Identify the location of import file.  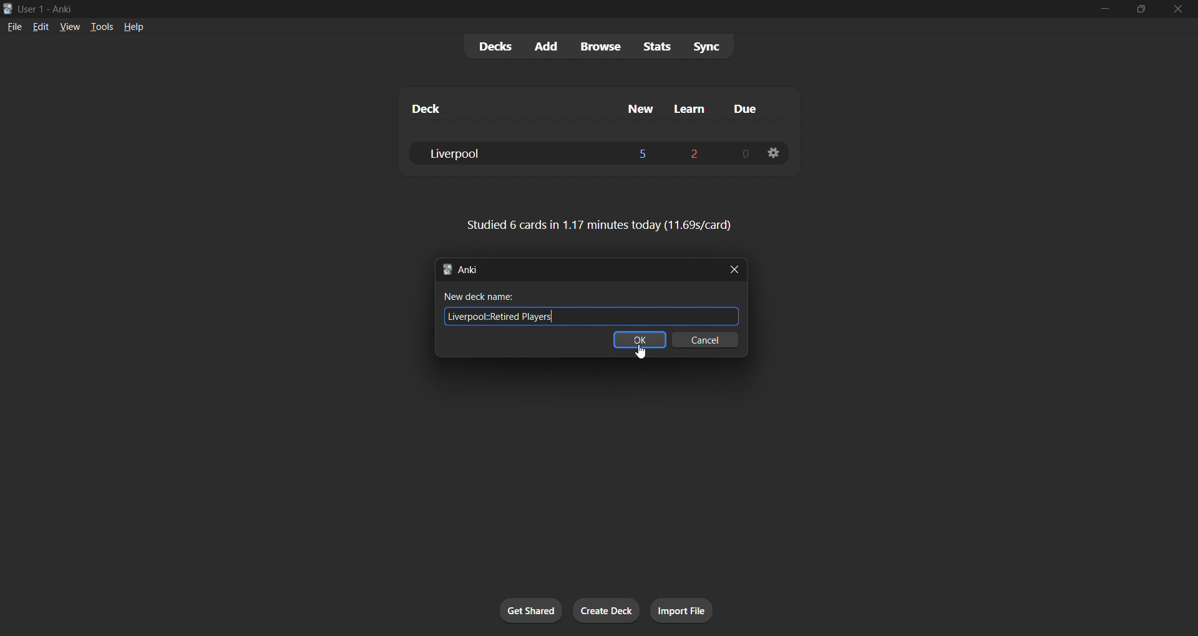
(681, 612).